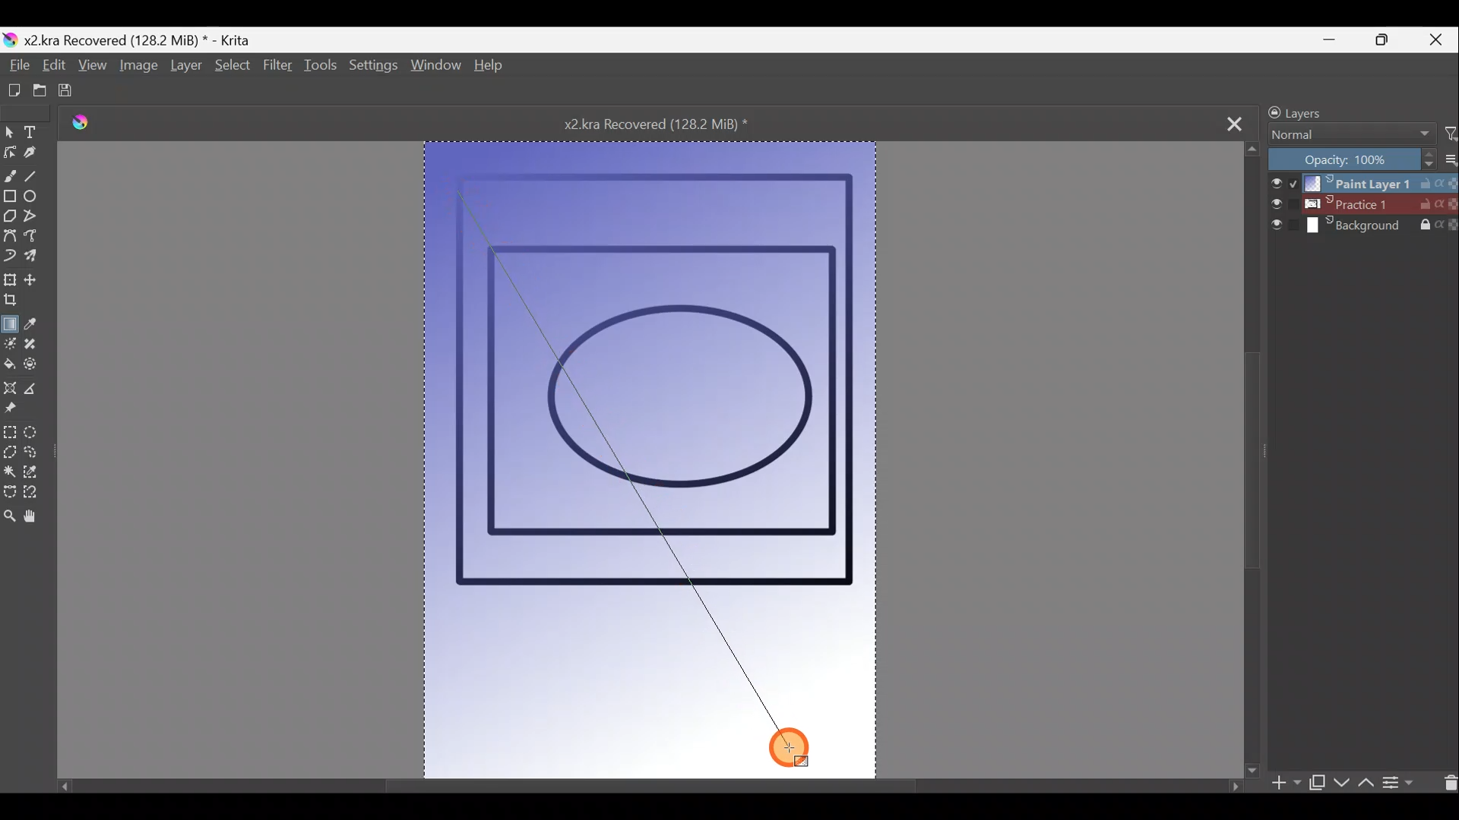 Image resolution: width=1459 pixels, height=820 pixels. What do you see at coordinates (277, 73) in the screenshot?
I see `Filter` at bounding box center [277, 73].